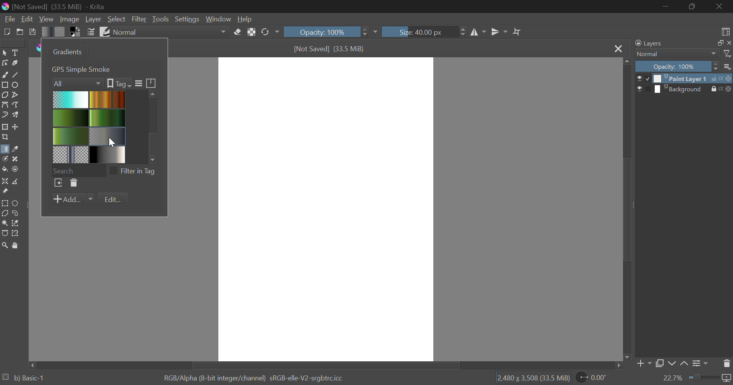 The height and width of the screenshot is (385, 733). What do you see at coordinates (15, 233) in the screenshot?
I see `Magnetic Selection` at bounding box center [15, 233].